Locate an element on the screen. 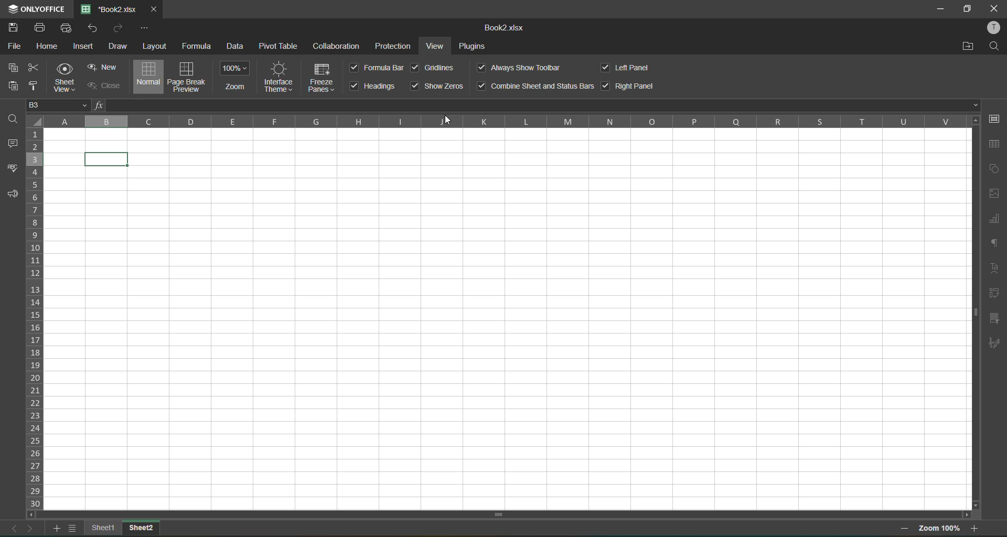  zoom factor is located at coordinates (938, 529).